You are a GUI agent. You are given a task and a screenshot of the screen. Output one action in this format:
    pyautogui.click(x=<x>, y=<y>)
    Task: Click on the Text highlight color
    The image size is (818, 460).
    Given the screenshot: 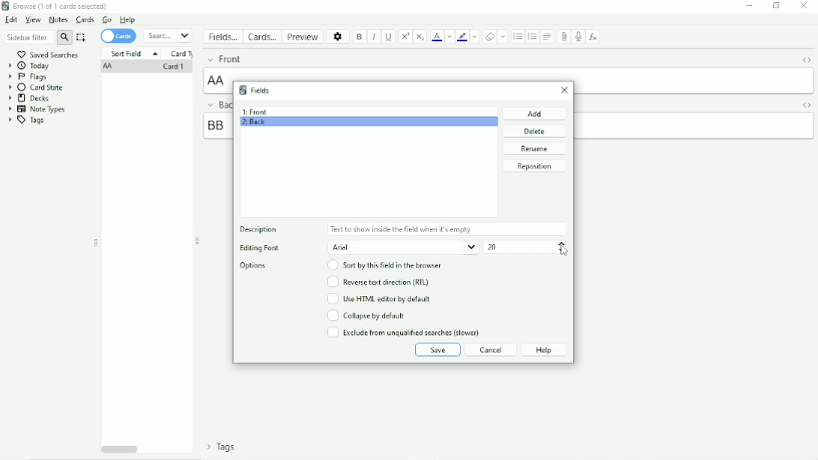 What is the action you would take?
    pyautogui.click(x=462, y=37)
    